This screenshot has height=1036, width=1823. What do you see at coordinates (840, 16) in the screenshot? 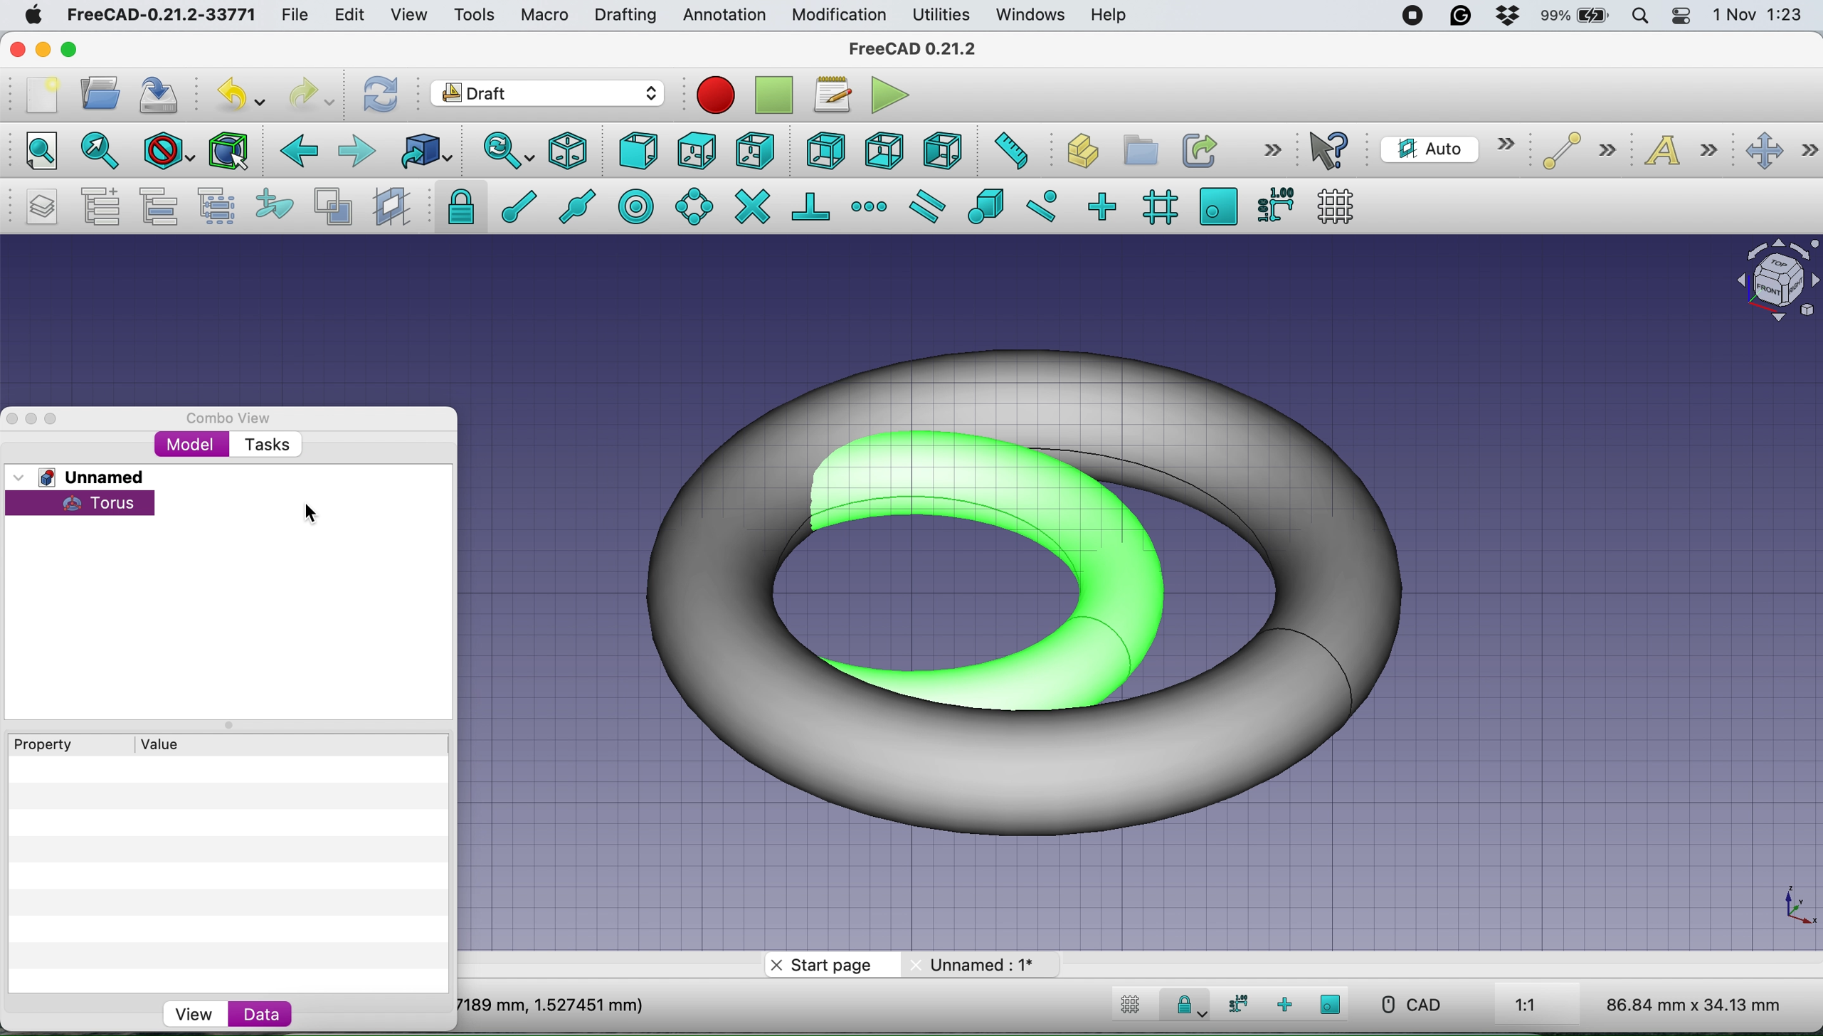
I see `modification` at bounding box center [840, 16].